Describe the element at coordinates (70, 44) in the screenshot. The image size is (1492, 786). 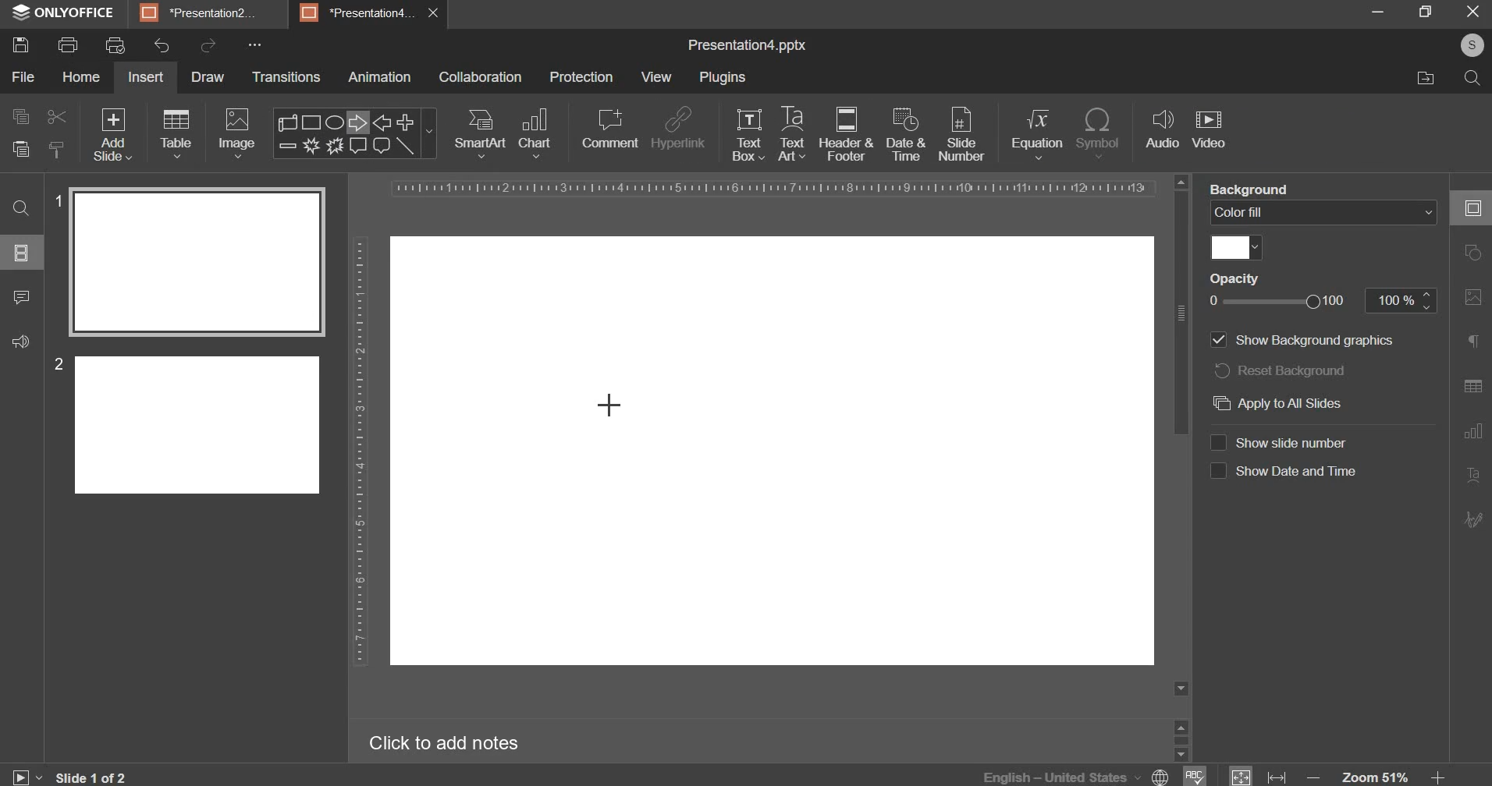
I see `print` at that location.